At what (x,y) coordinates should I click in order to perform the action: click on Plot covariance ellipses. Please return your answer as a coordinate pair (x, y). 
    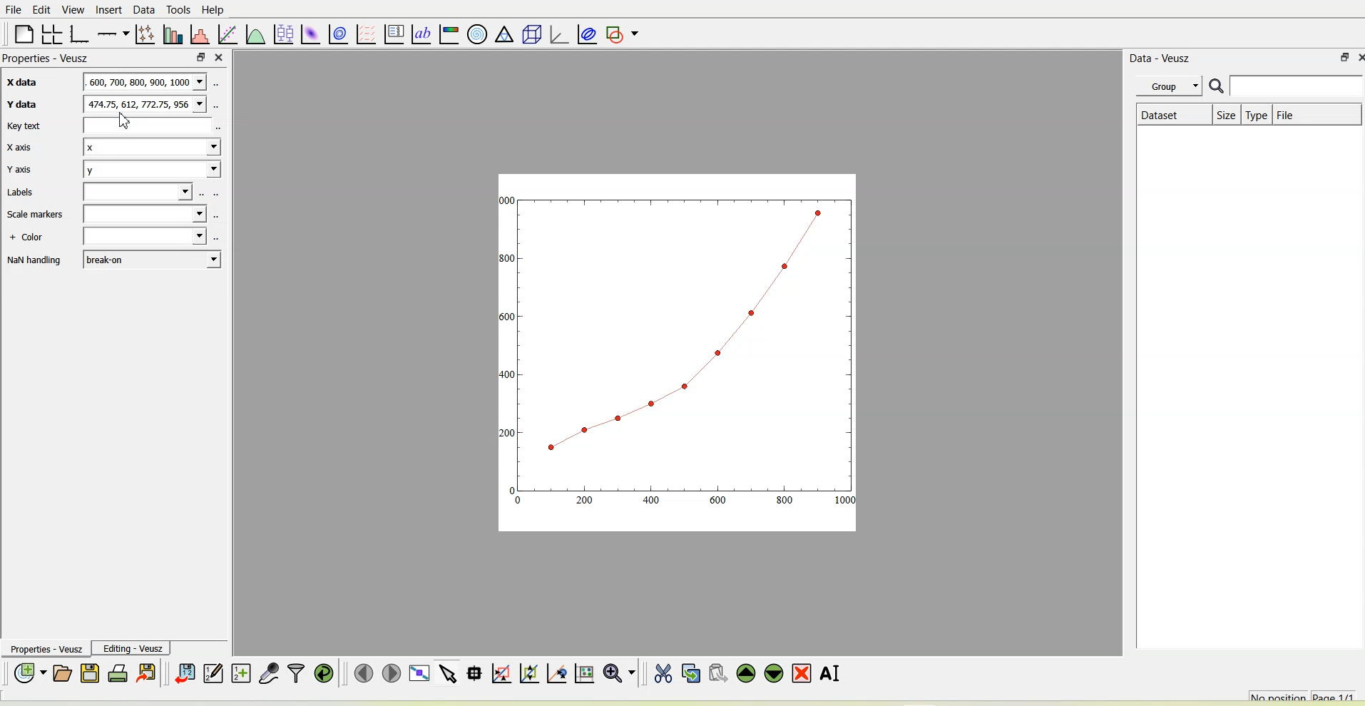
    Looking at the image, I should click on (586, 33).